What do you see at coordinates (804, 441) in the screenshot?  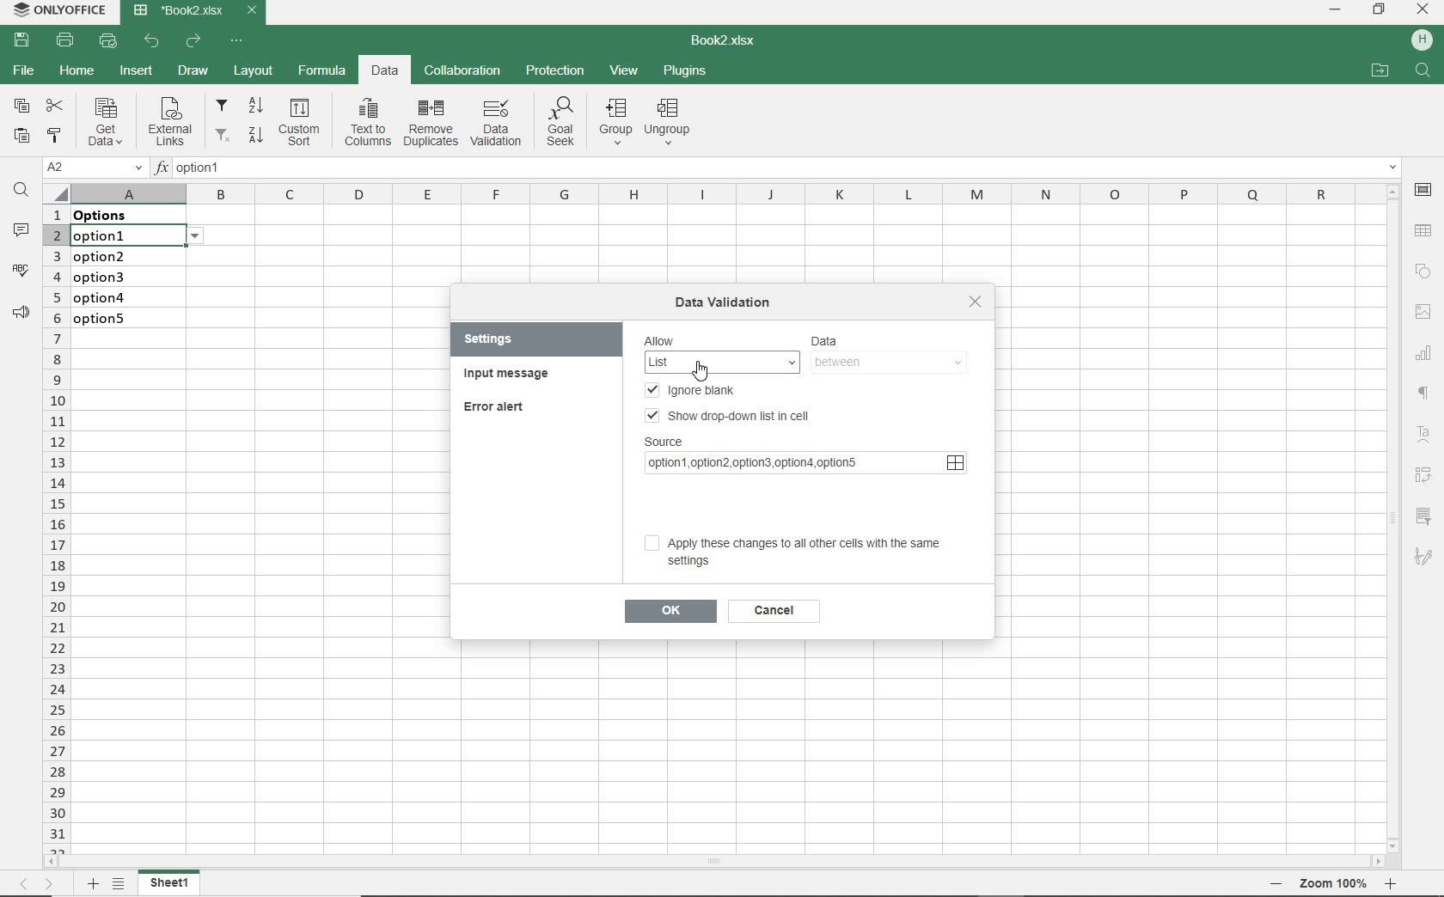 I see `SOURCE` at bounding box center [804, 441].